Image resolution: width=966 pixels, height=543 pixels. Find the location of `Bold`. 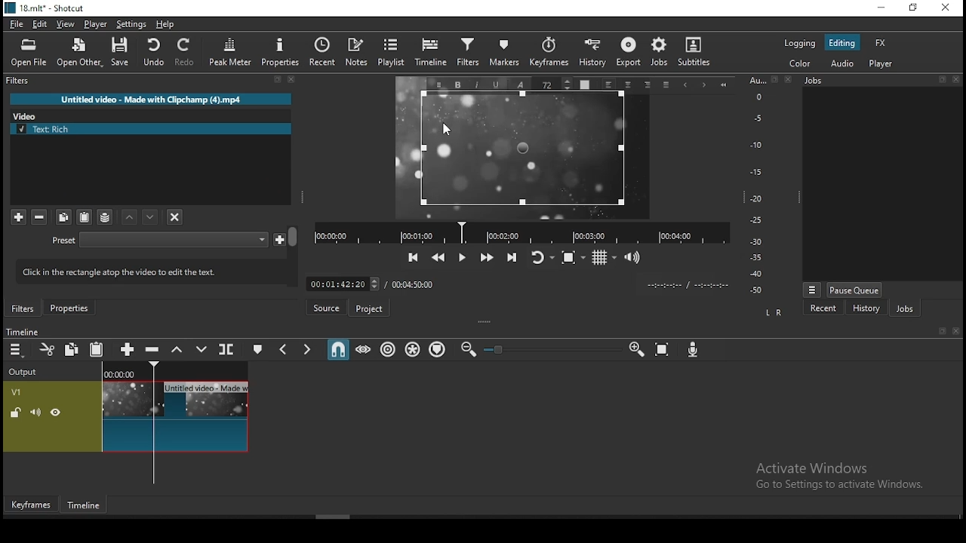

Bold is located at coordinates (457, 85).